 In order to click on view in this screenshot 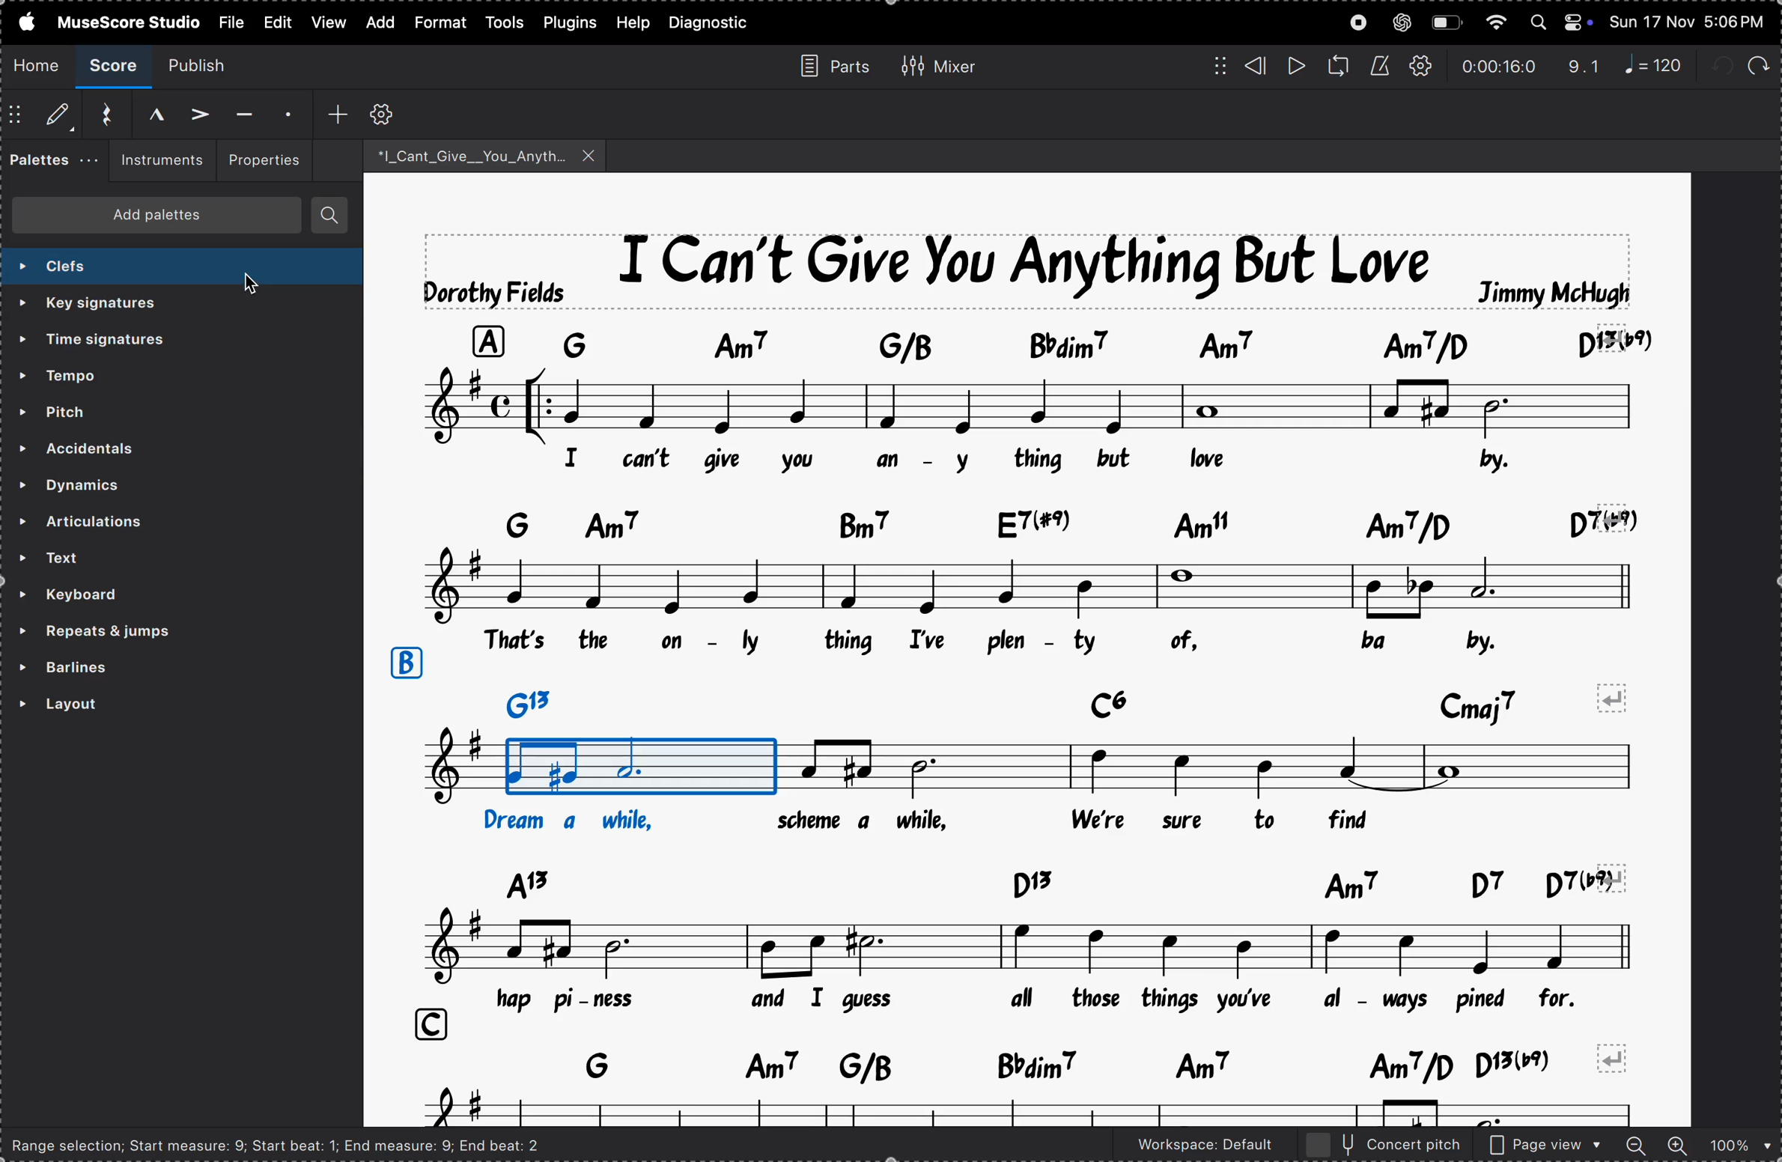, I will do `click(276, 22)`.